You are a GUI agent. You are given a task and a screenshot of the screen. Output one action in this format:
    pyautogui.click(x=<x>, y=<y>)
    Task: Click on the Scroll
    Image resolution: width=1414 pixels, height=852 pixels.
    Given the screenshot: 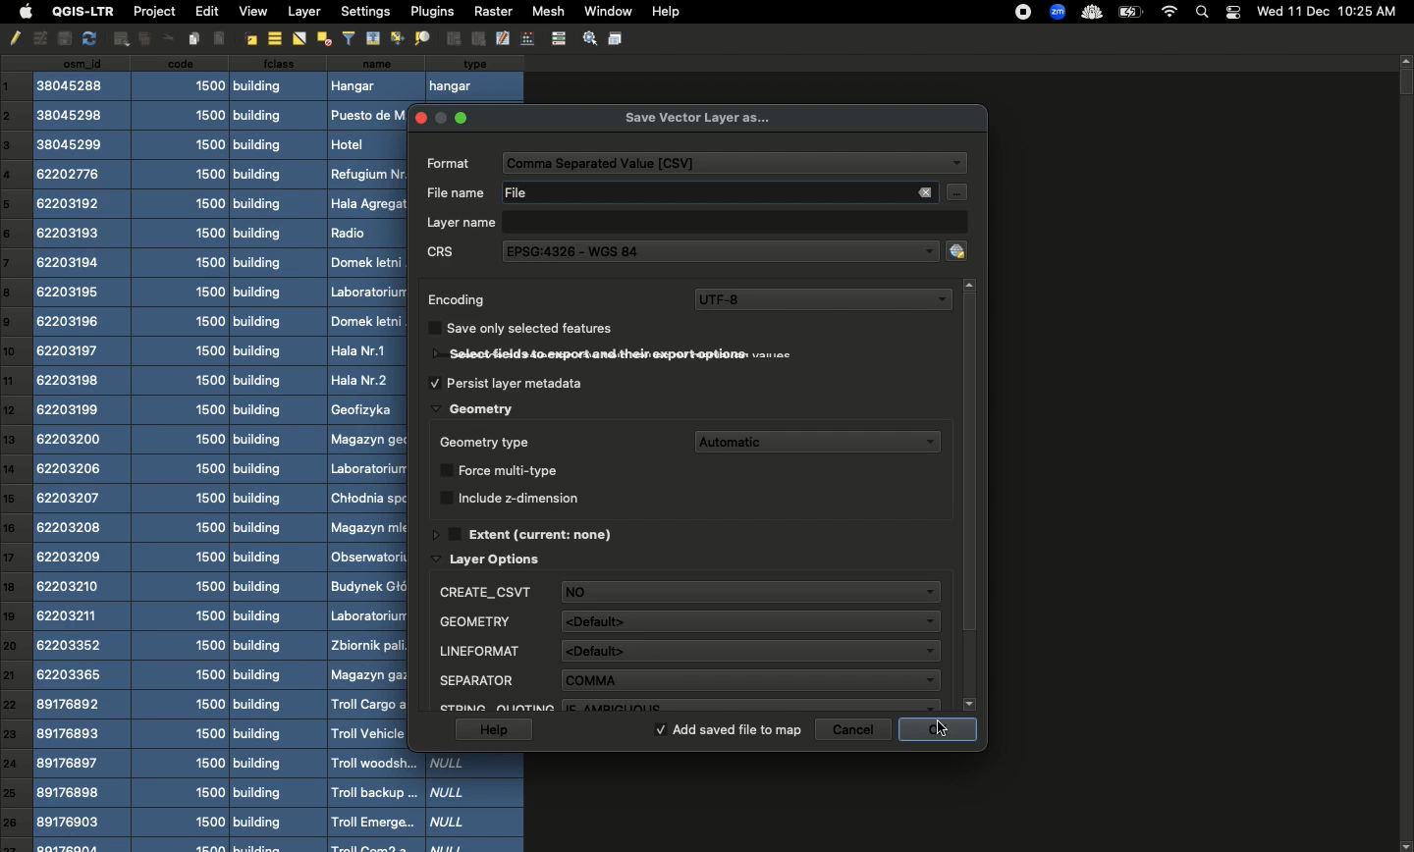 What is the action you would take?
    pyautogui.click(x=970, y=493)
    